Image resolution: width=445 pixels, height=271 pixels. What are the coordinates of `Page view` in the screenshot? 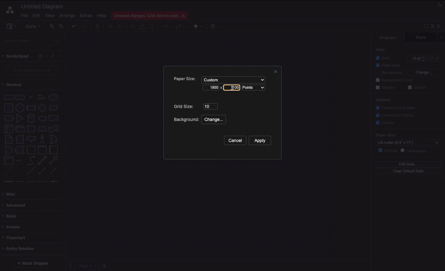 It's located at (387, 66).